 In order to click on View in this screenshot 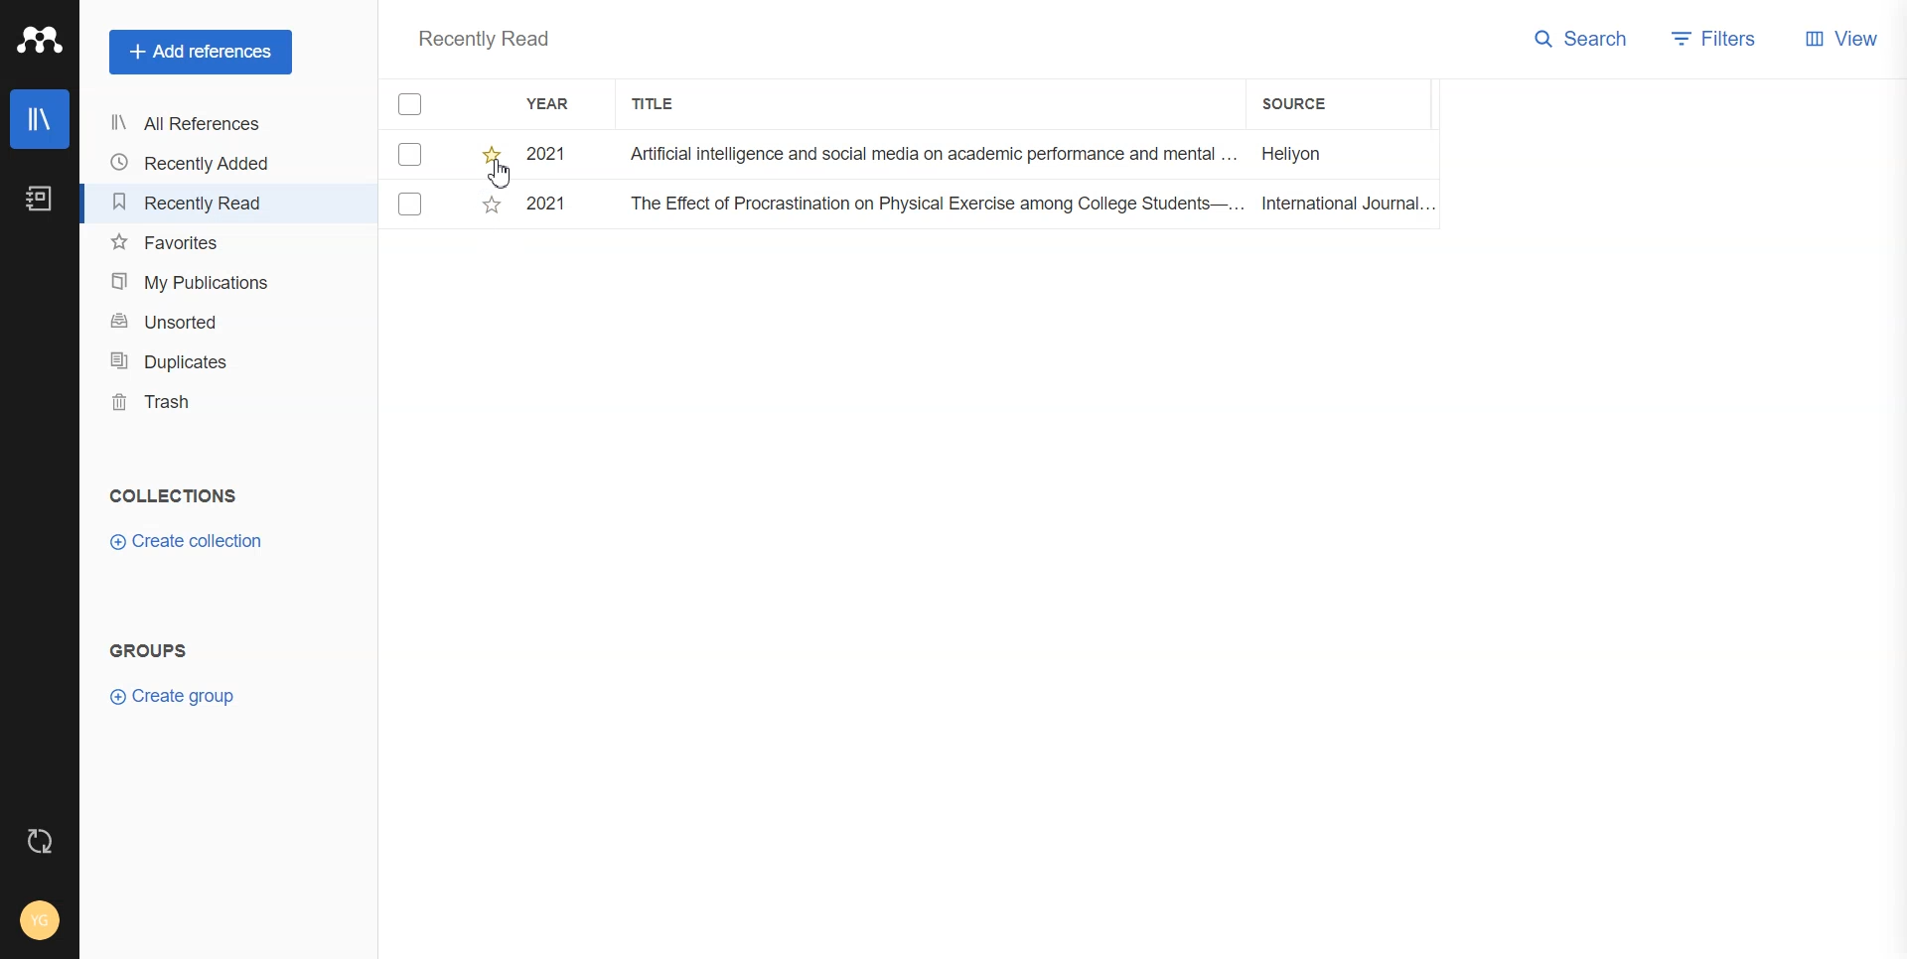, I will do `click(1844, 39)`.